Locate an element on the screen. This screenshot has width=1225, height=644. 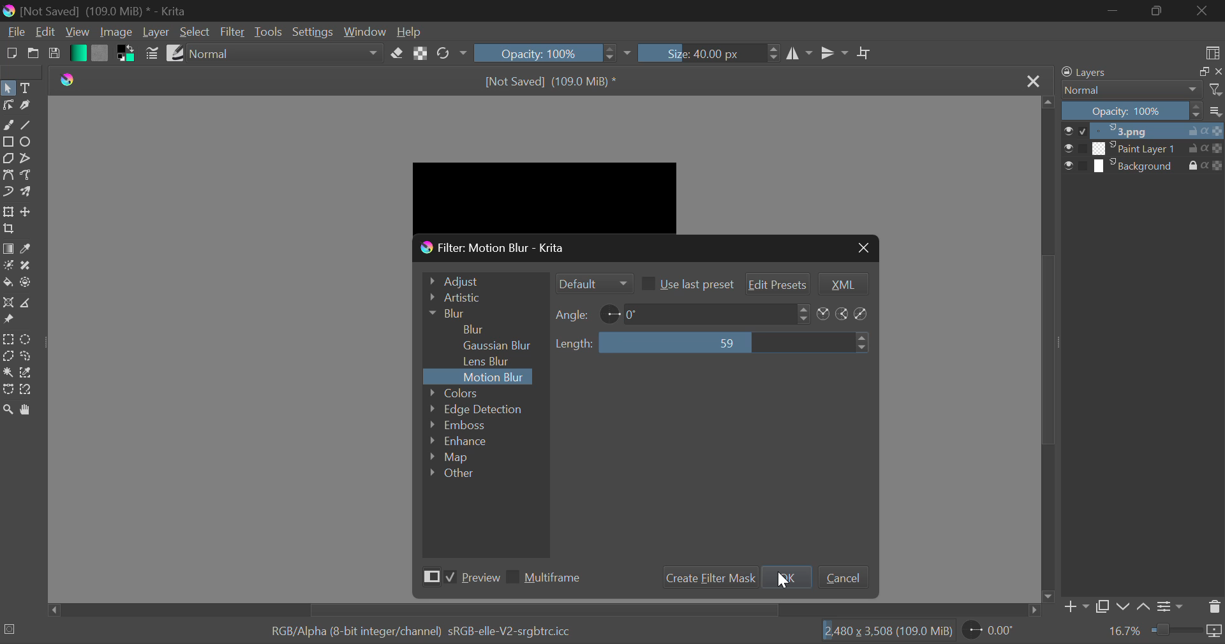
Opacity 100% is located at coordinates (1144, 112).